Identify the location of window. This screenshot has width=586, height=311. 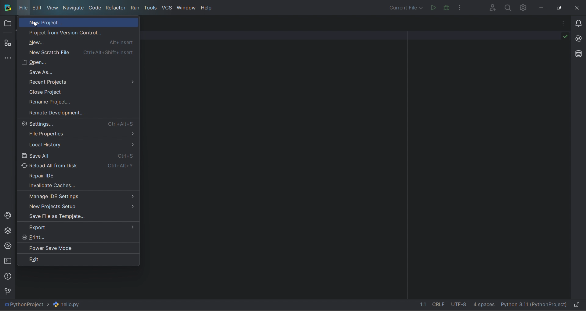
(186, 8).